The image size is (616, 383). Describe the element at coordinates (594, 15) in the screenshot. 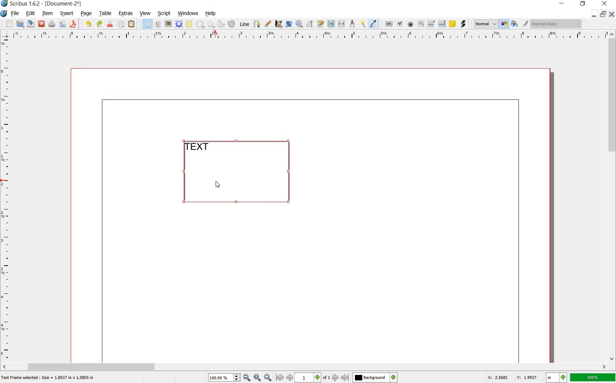

I see `minimize` at that location.